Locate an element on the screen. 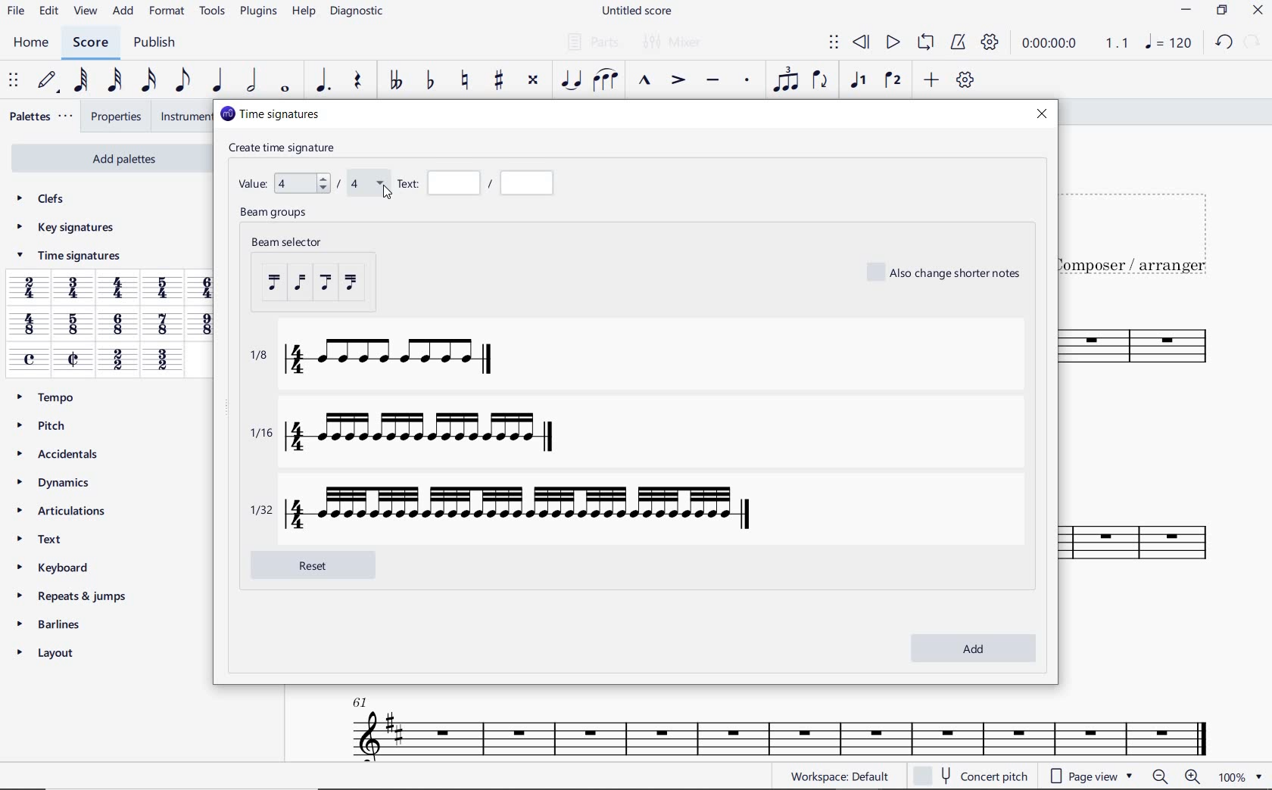 The image size is (1272, 790). HELP is located at coordinates (303, 13).